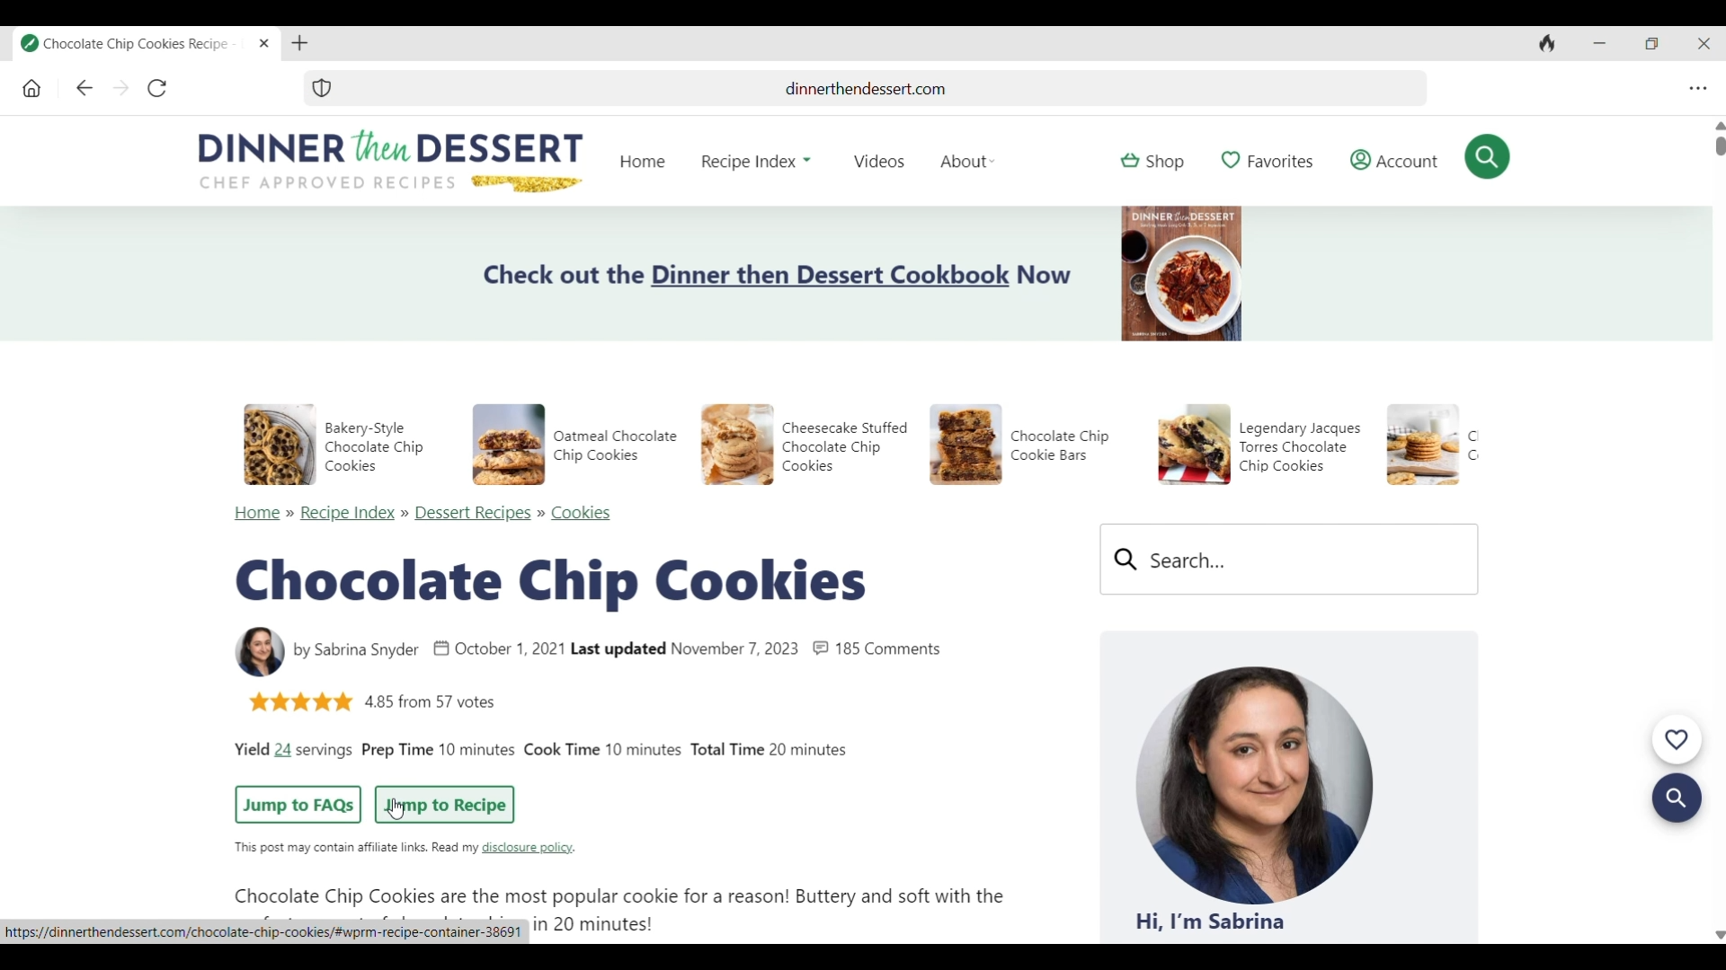  Describe the element at coordinates (1649, 45) in the screenshot. I see `Show interface in a smaller tab` at that location.